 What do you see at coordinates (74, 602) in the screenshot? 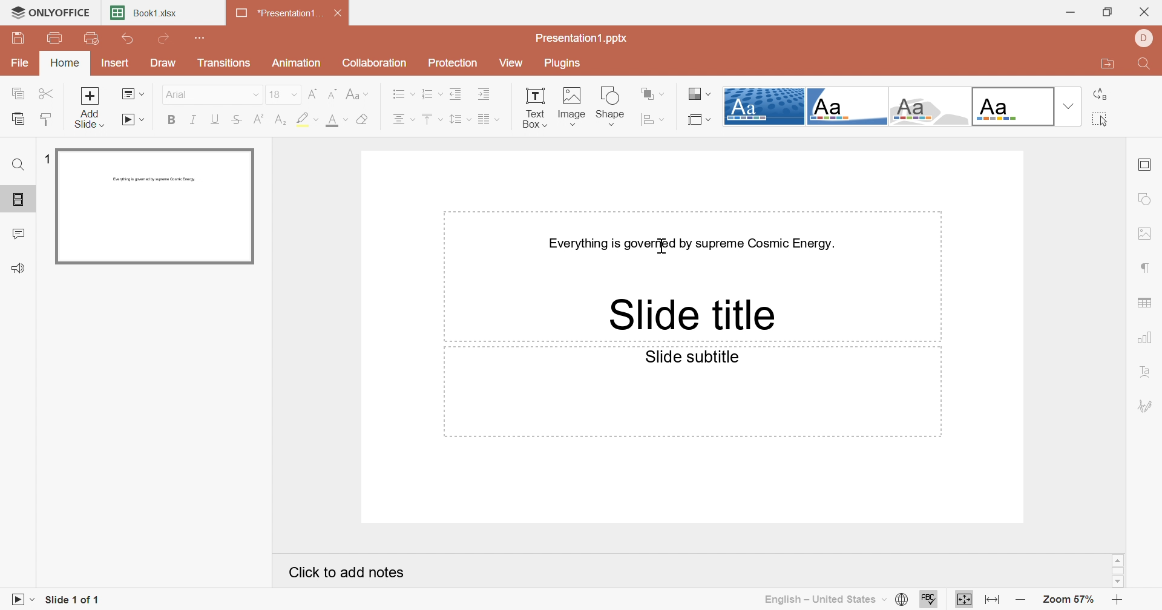
I see `Slide 1 of 1` at bounding box center [74, 602].